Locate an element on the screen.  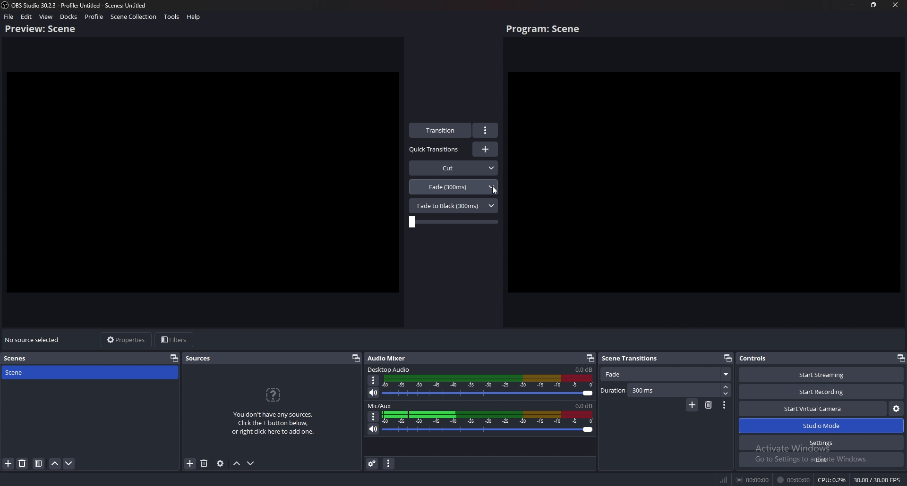
Desktop audio is located at coordinates (583, 369).